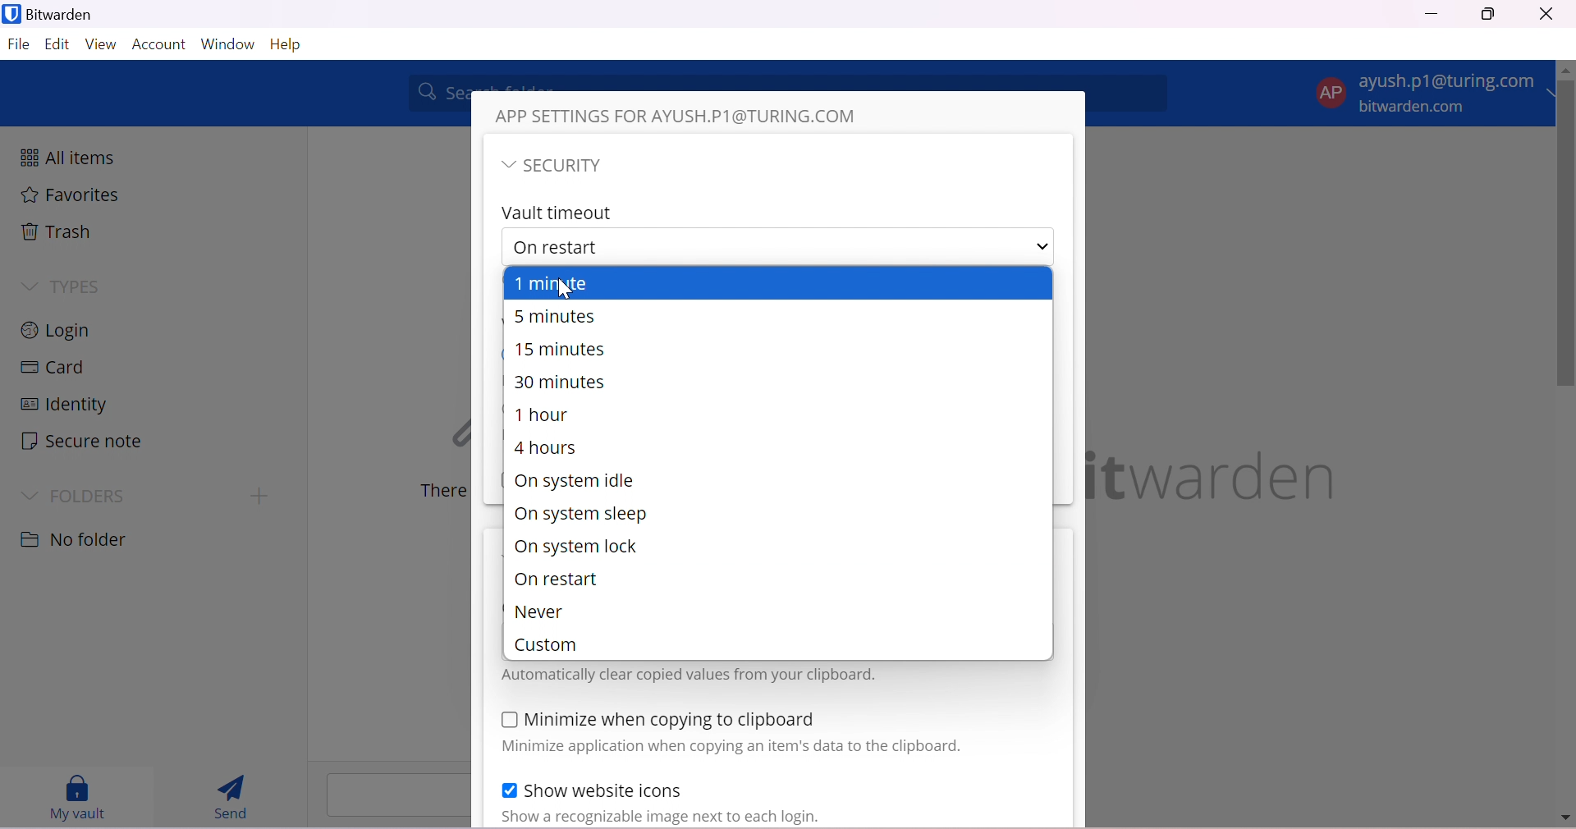  I want to click on Favorites, so click(72, 195).